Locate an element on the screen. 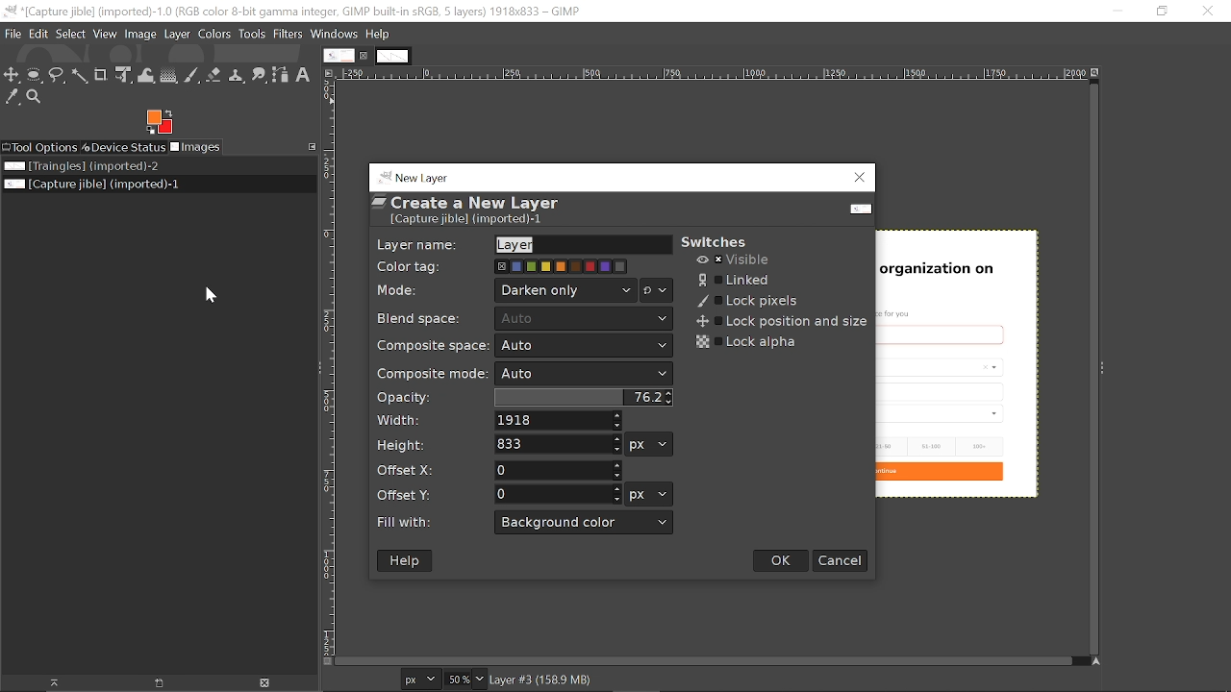 The width and height of the screenshot is (1231, 692). Side bar menu is located at coordinates (1104, 368).